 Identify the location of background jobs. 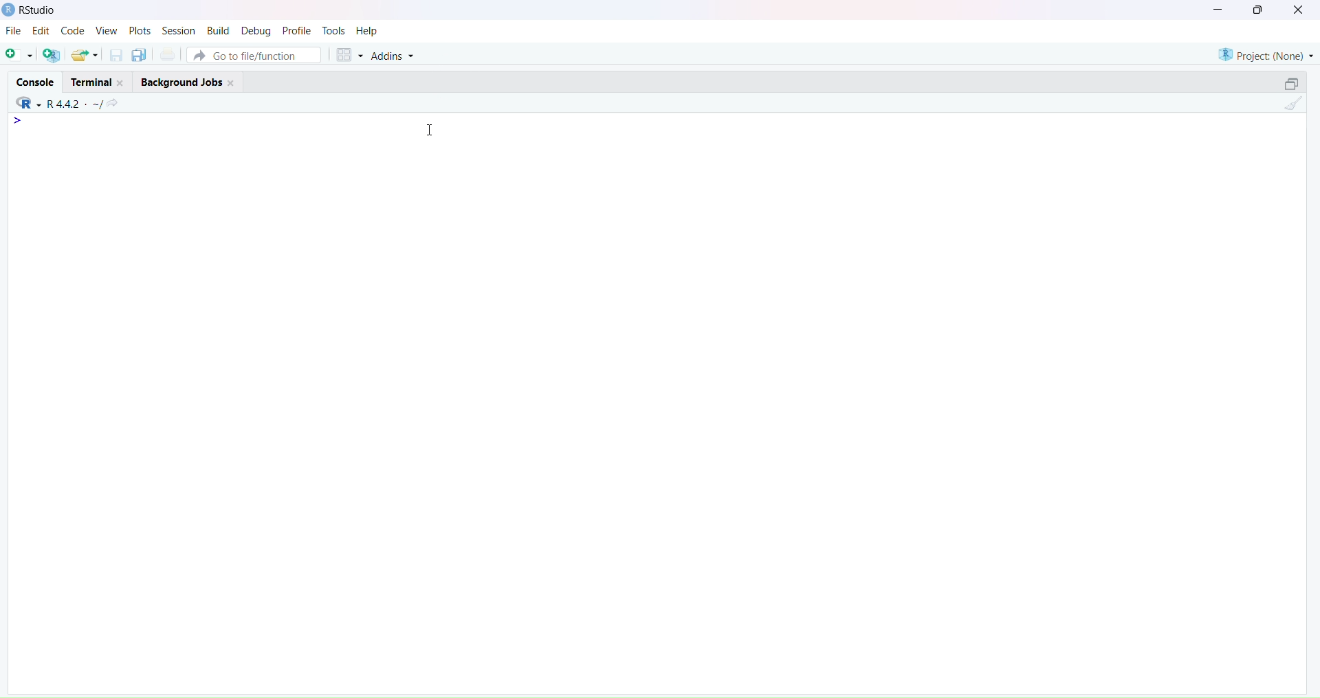
(188, 83).